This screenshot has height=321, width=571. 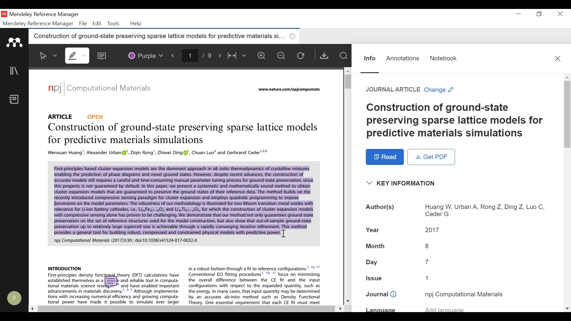 I want to click on Journal, so click(x=113, y=89).